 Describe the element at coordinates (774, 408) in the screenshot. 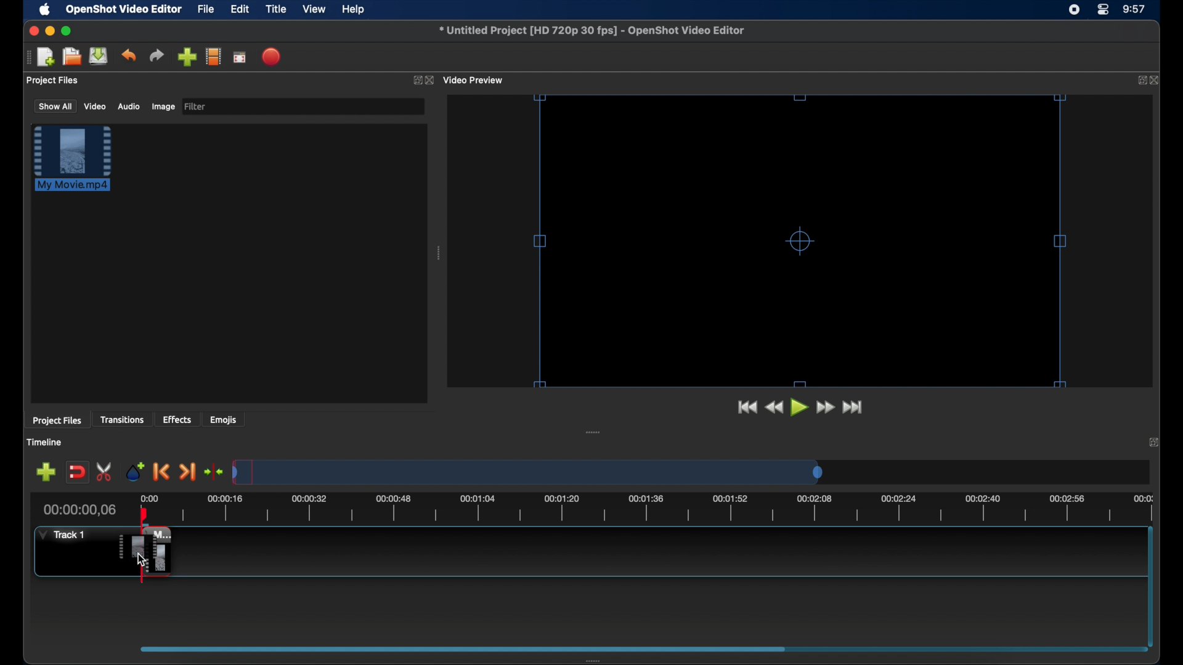

I see `rewind` at that location.